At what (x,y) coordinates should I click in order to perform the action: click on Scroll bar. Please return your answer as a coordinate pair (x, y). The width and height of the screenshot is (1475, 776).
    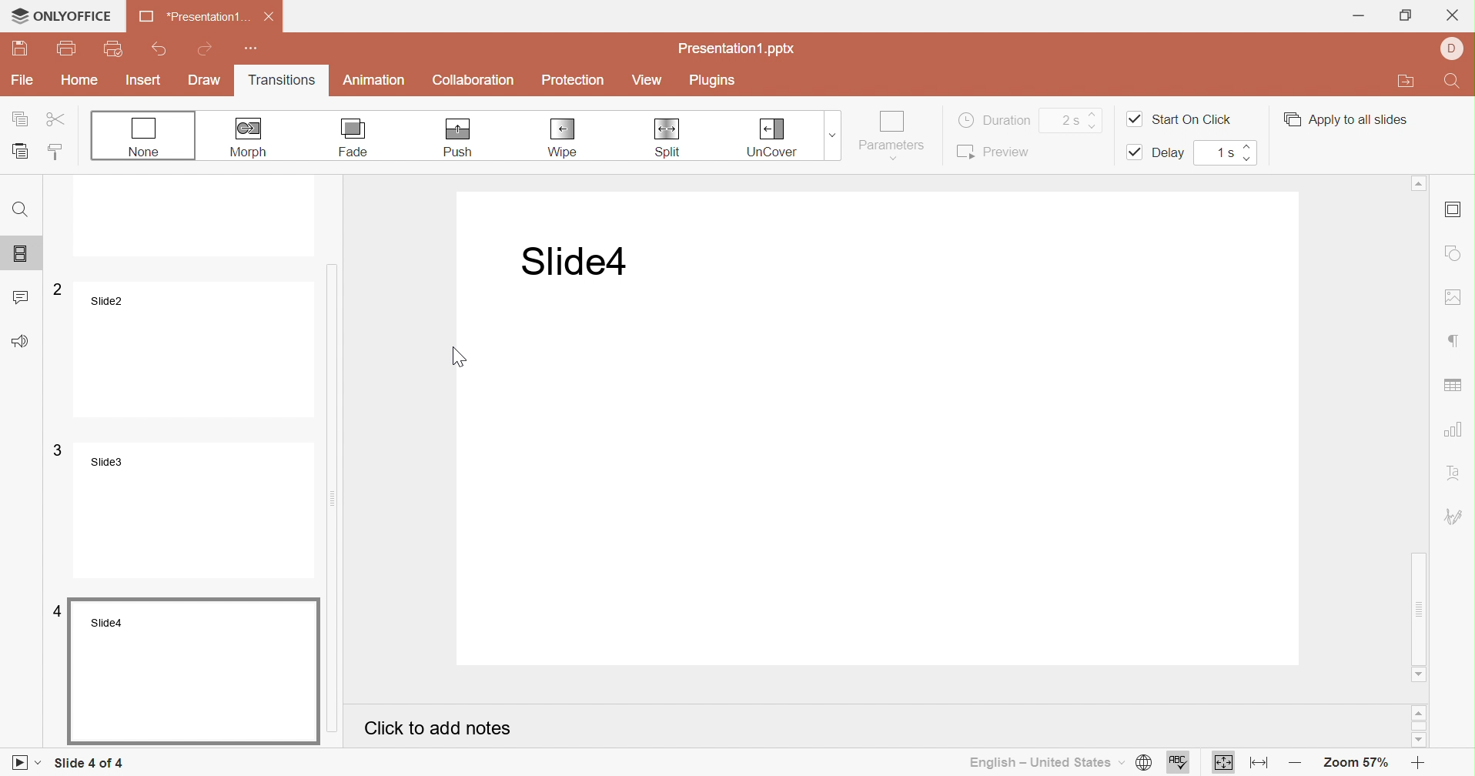
    Looking at the image, I should click on (1419, 728).